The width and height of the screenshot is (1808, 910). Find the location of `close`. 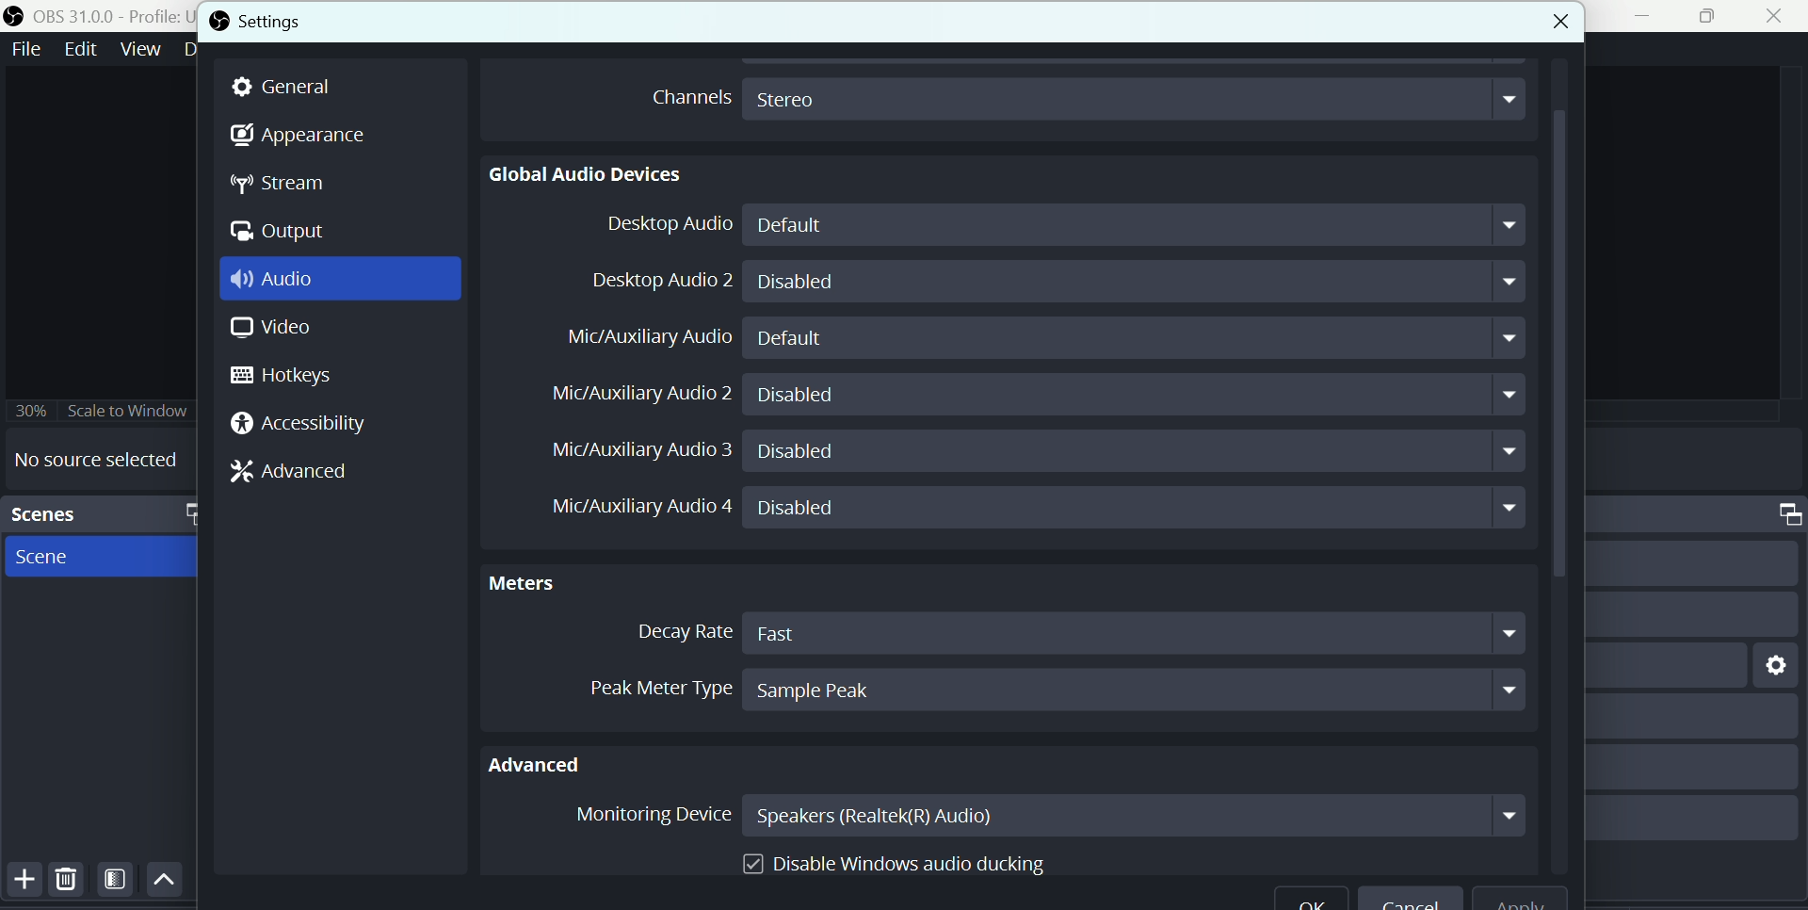

close is located at coordinates (1541, 18).